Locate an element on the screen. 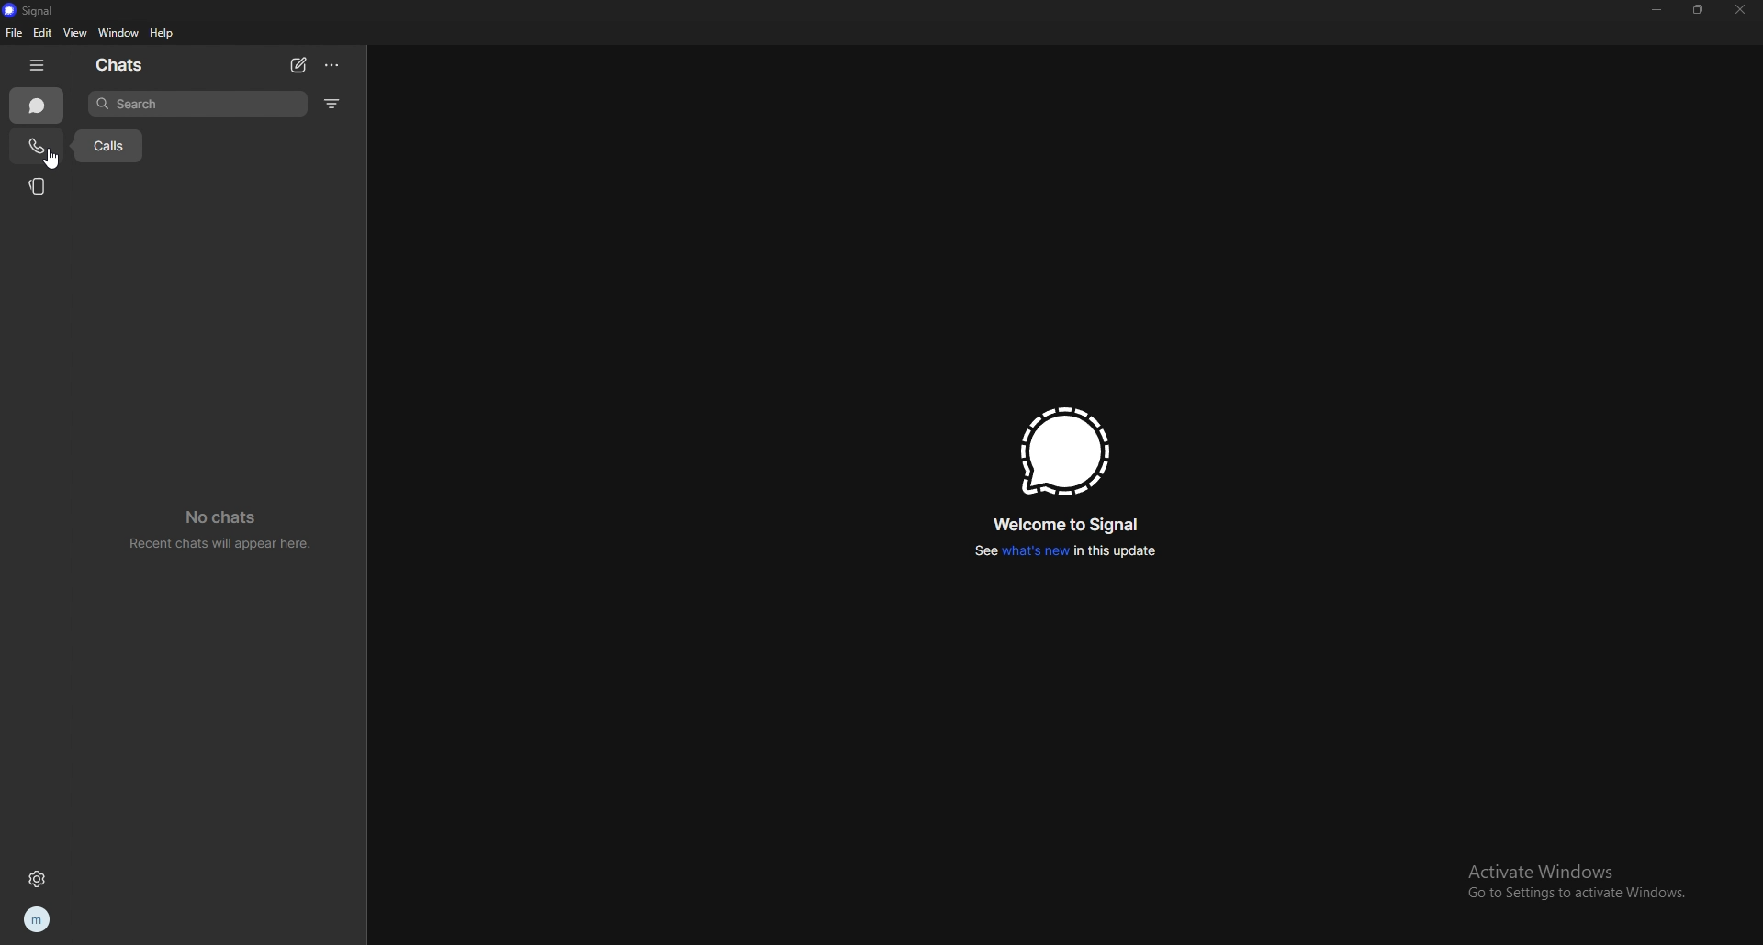 The image size is (1763, 945). search is located at coordinates (199, 102).